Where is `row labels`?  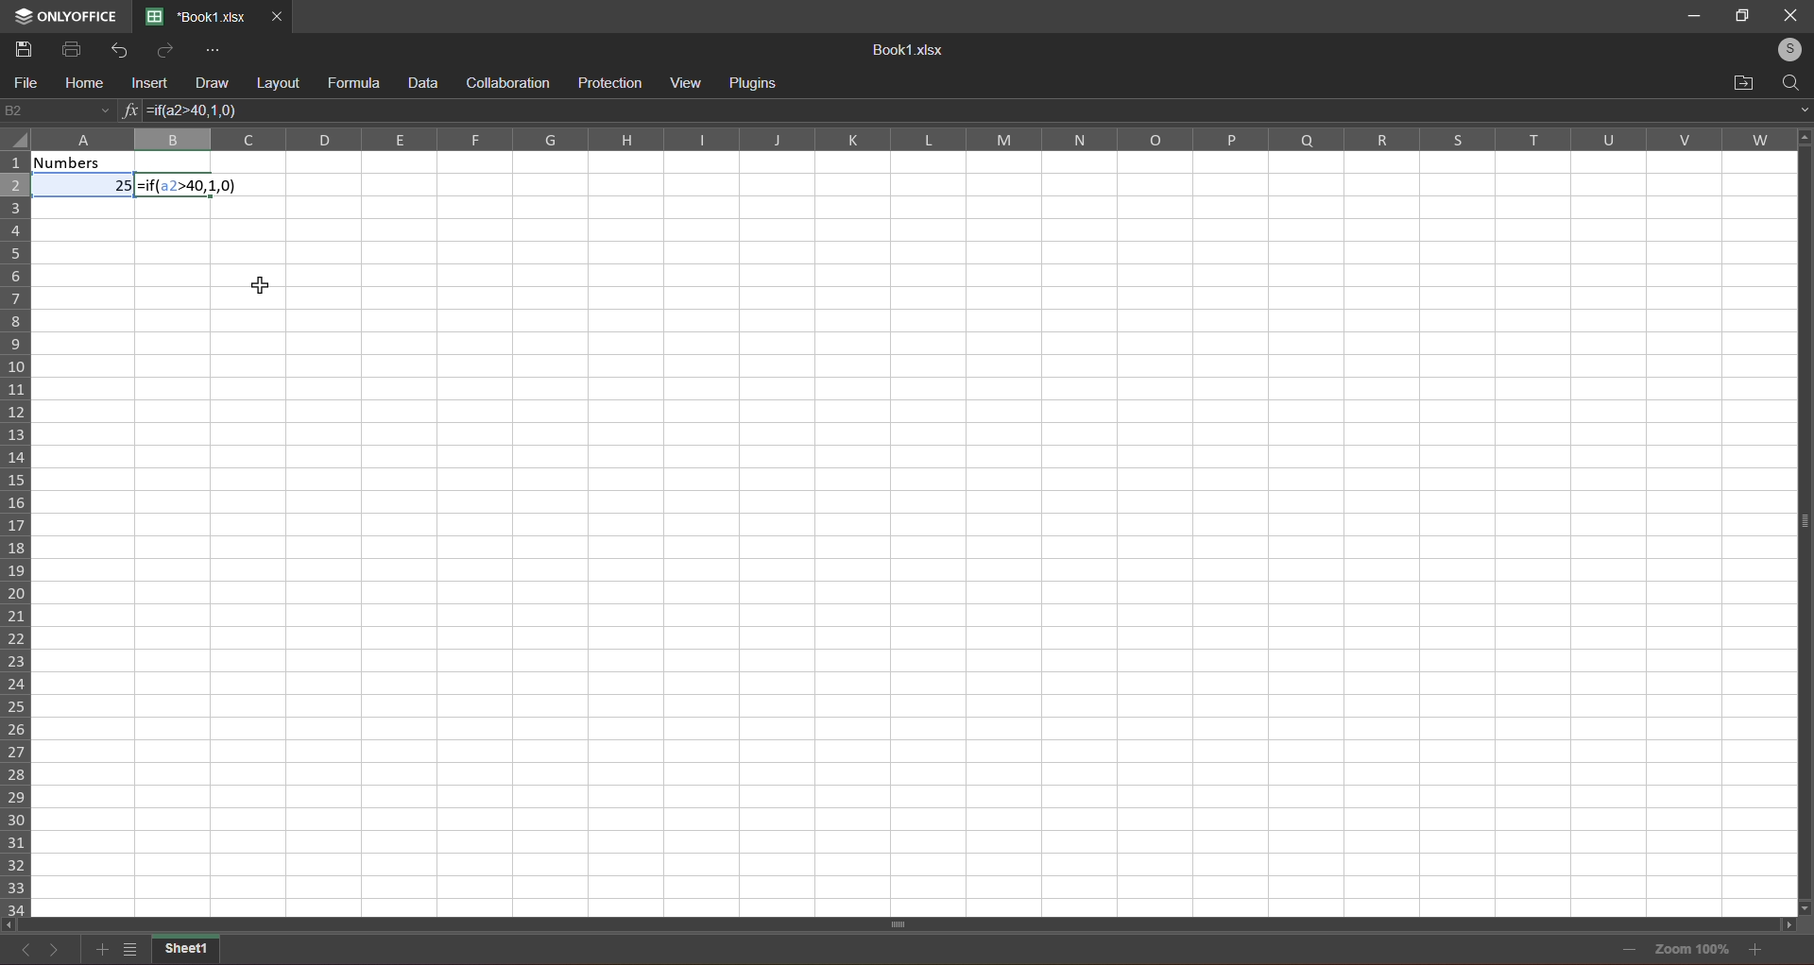 row labels is located at coordinates (17, 532).